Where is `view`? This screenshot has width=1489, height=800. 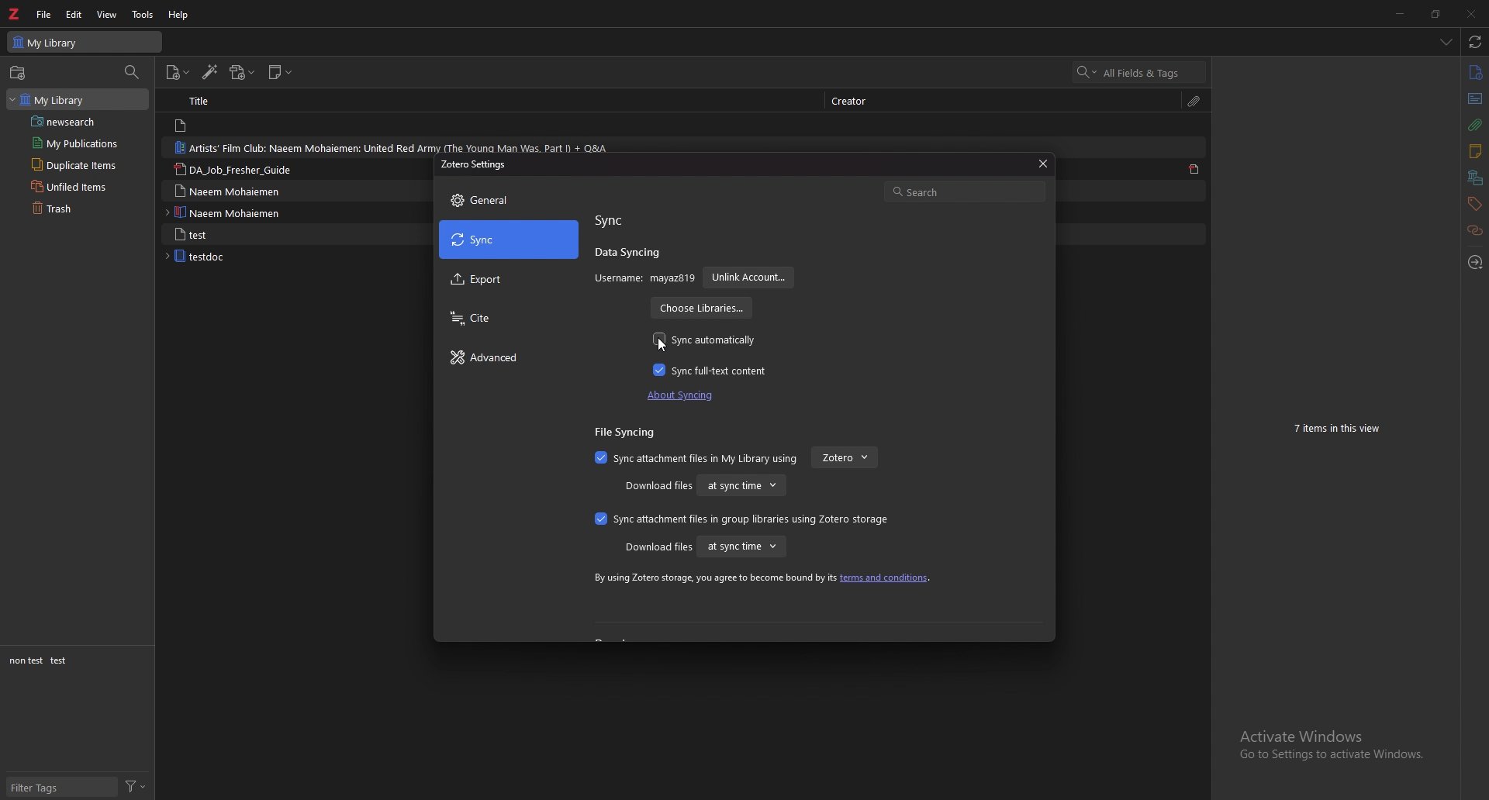 view is located at coordinates (108, 15).